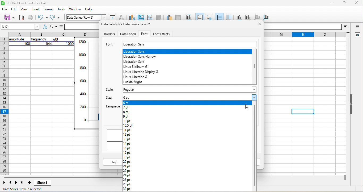  Describe the element at coordinates (61, 9) in the screenshot. I see `tools` at that location.